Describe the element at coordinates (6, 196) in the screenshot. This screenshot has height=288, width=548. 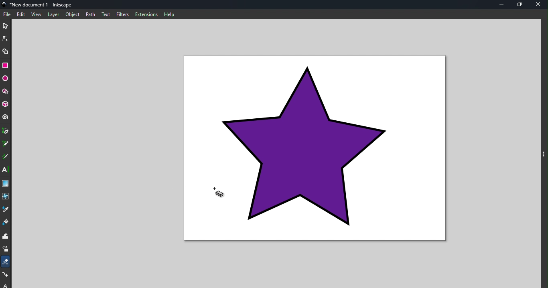
I see `mesh tool` at that location.